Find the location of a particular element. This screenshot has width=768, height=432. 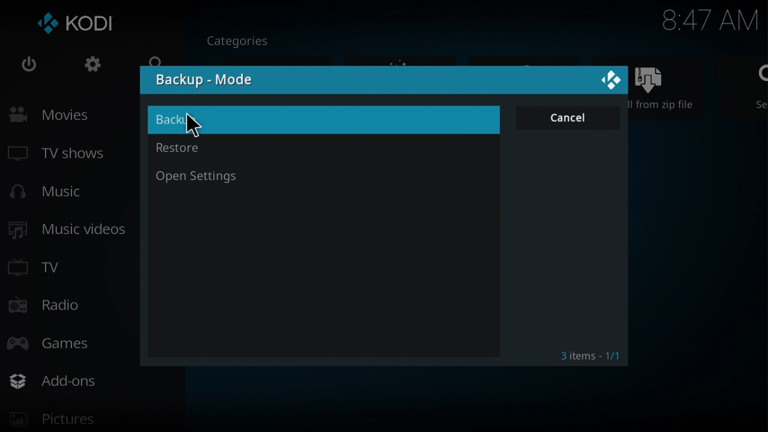

Movies is located at coordinates (77, 115).